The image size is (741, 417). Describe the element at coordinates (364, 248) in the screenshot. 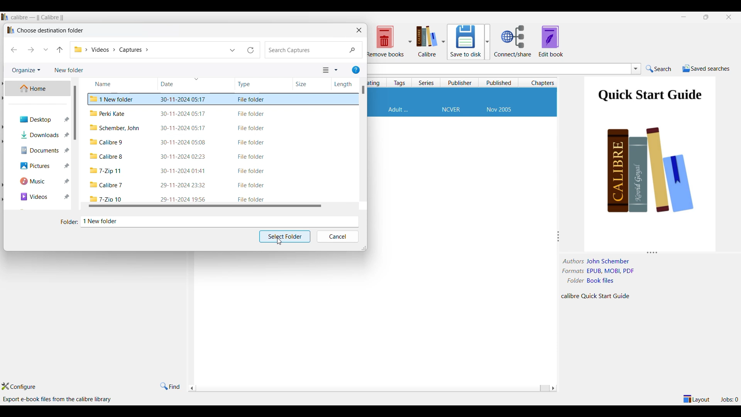

I see `Change window dimension` at that location.